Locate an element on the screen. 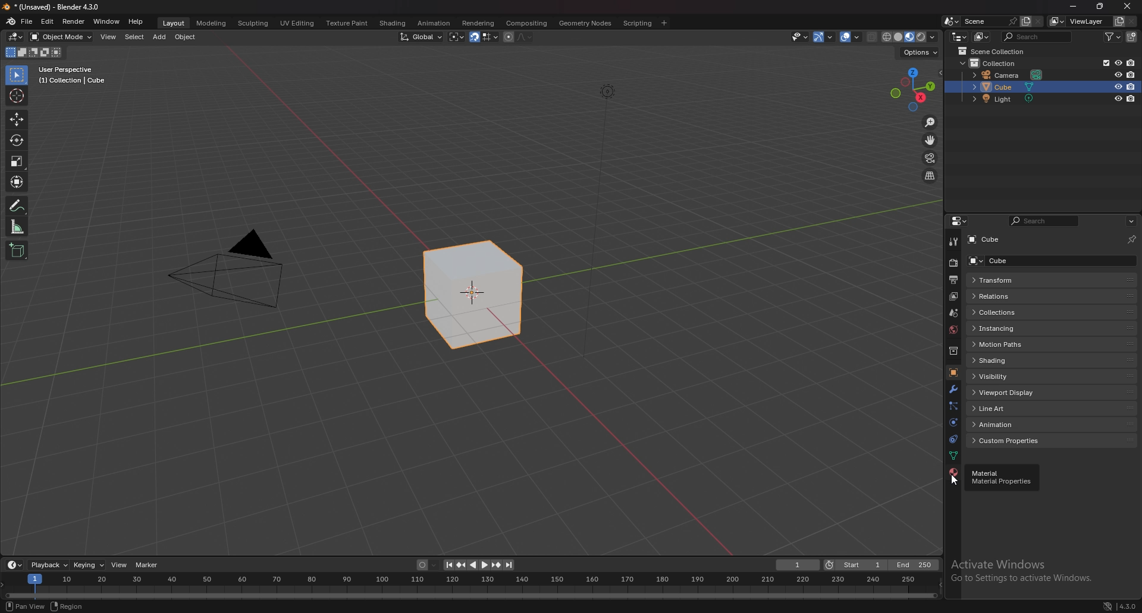  measure is located at coordinates (17, 226).